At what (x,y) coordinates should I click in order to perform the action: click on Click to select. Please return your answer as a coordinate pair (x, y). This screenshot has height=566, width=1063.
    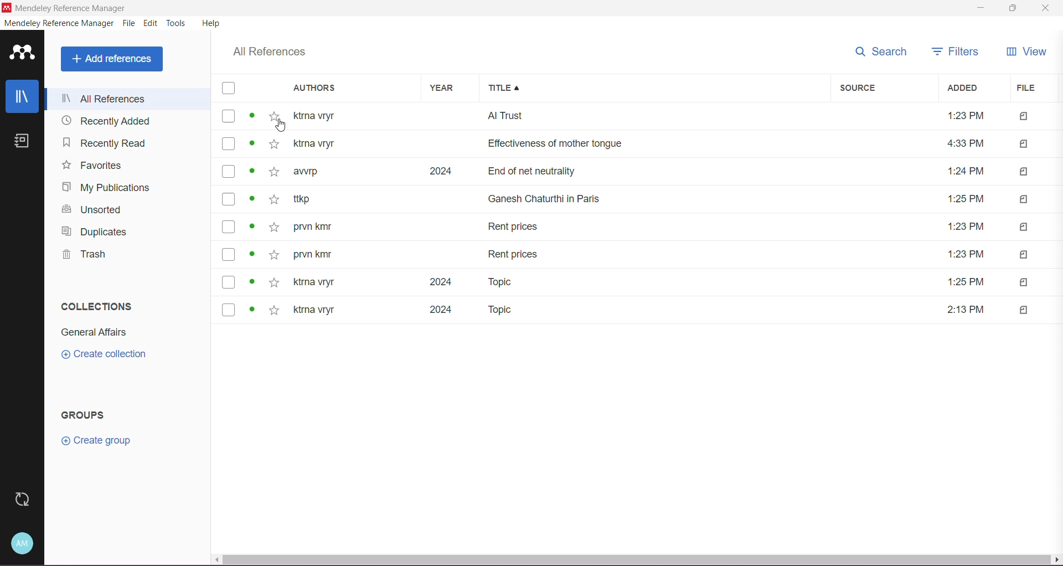
    Looking at the image, I should click on (229, 143).